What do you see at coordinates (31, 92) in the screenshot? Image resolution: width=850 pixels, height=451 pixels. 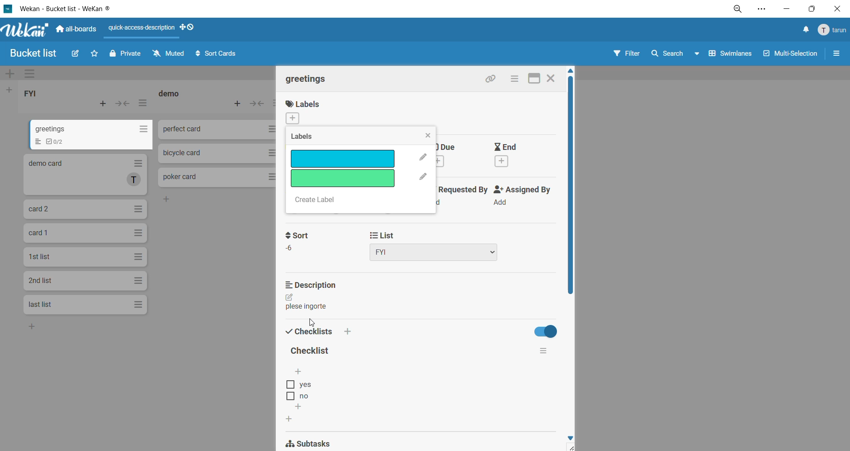 I see `list title` at bounding box center [31, 92].